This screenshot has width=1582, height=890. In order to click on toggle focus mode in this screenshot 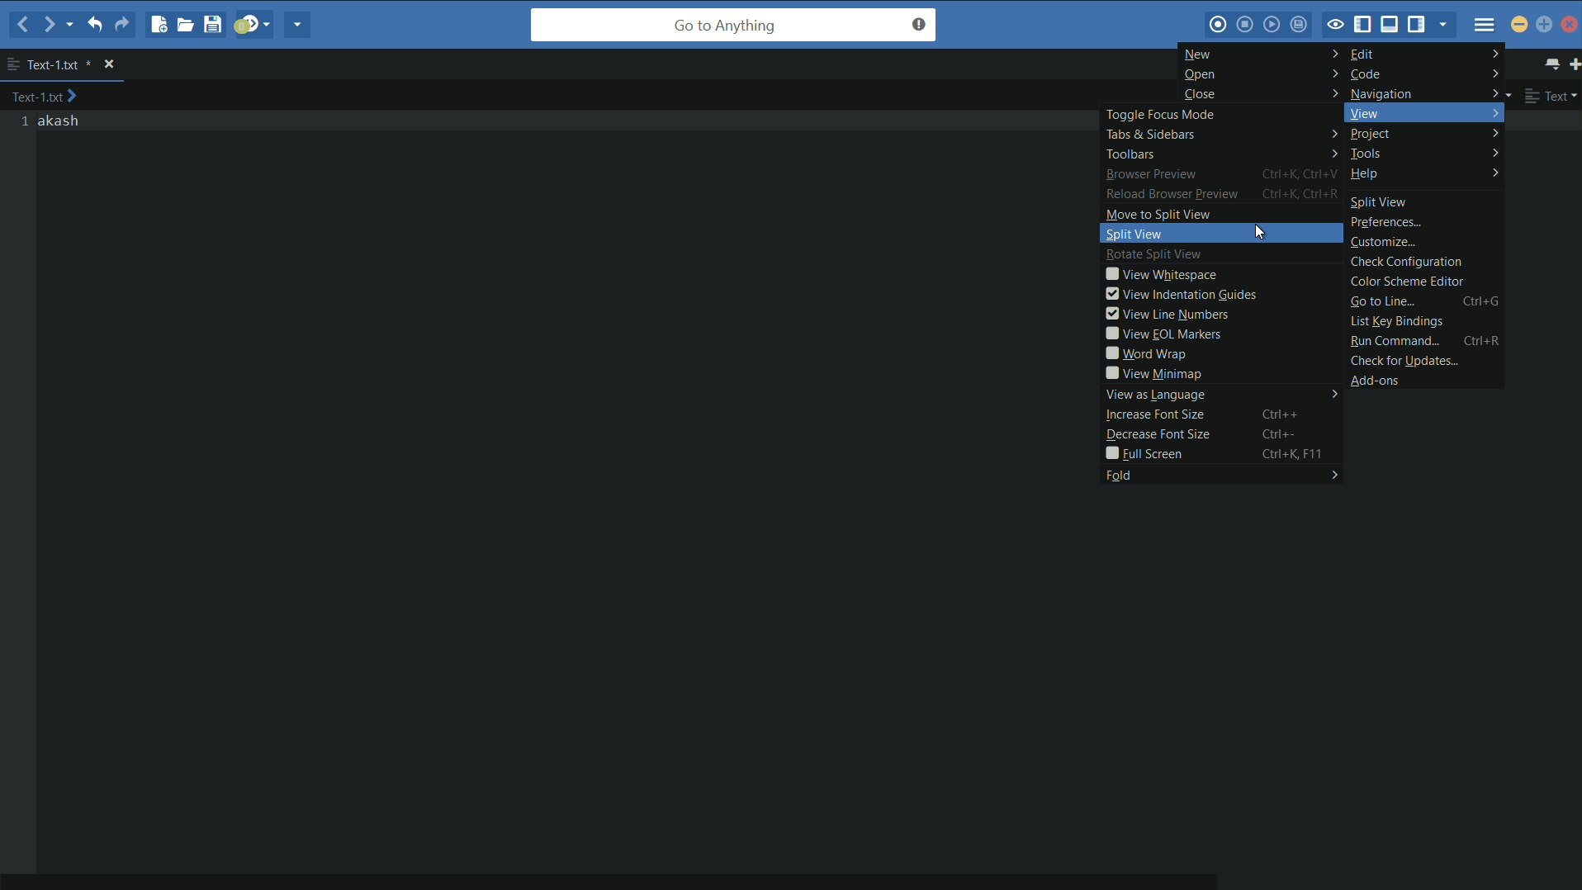, I will do `click(1334, 26)`.